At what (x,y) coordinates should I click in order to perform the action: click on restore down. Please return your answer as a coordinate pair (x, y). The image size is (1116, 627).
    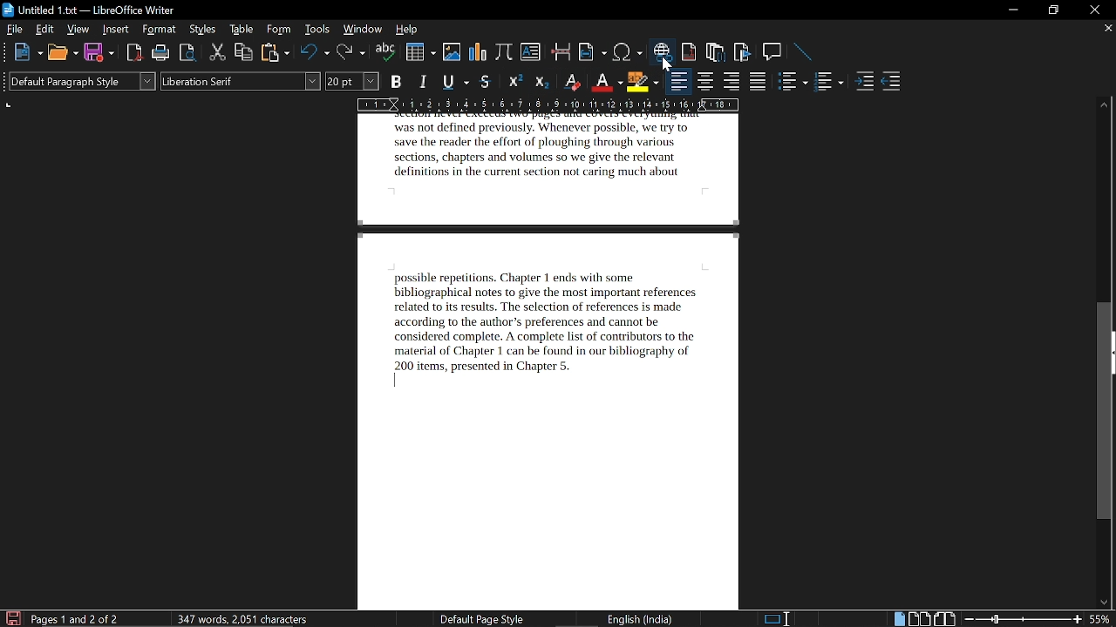
    Looking at the image, I should click on (1051, 10).